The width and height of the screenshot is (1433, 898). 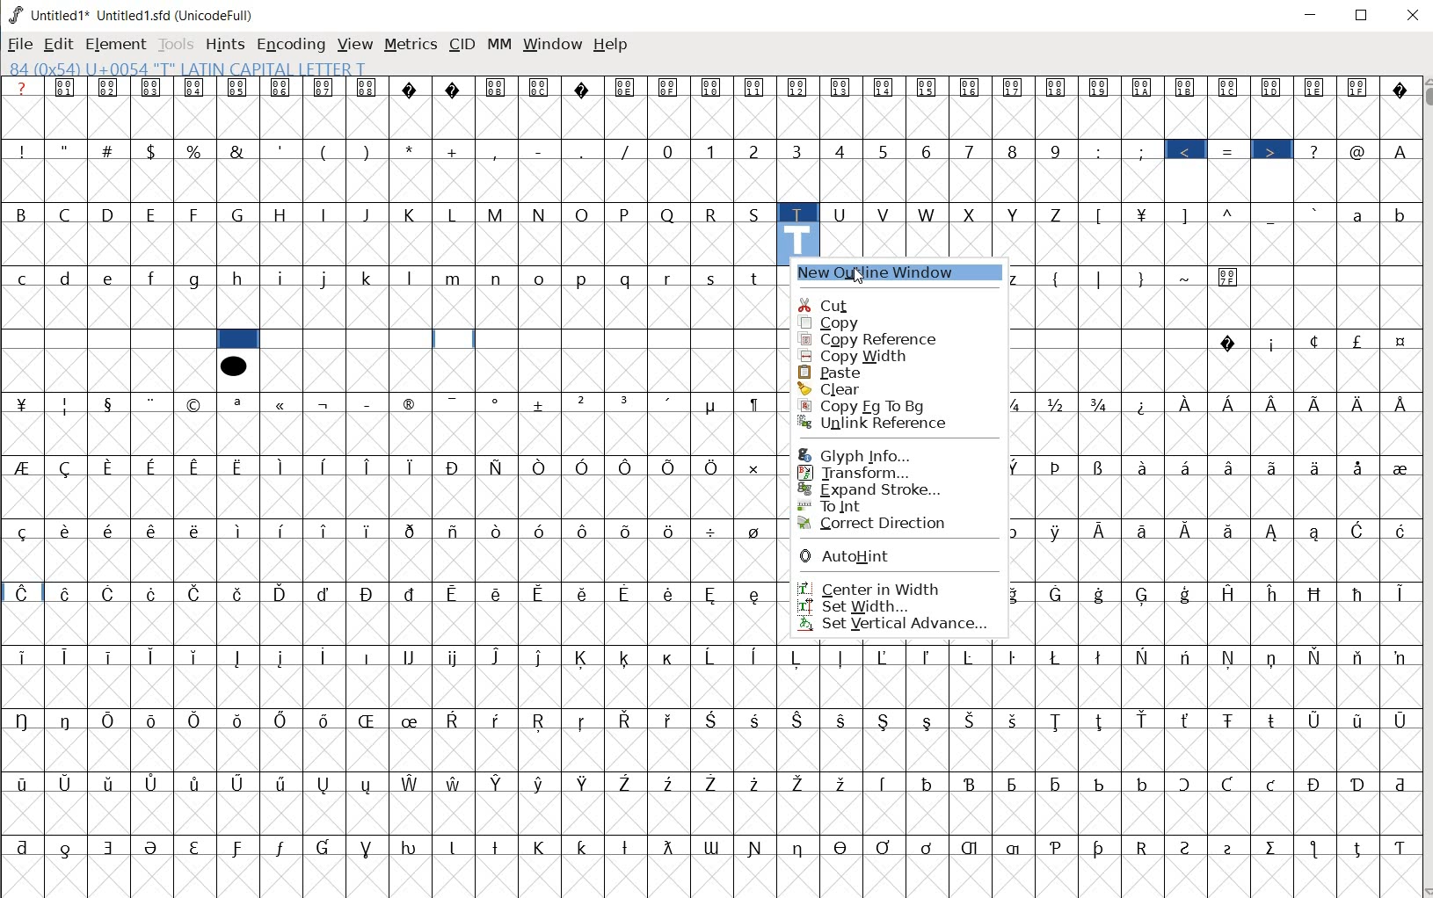 I want to click on Symbol, so click(x=626, y=659).